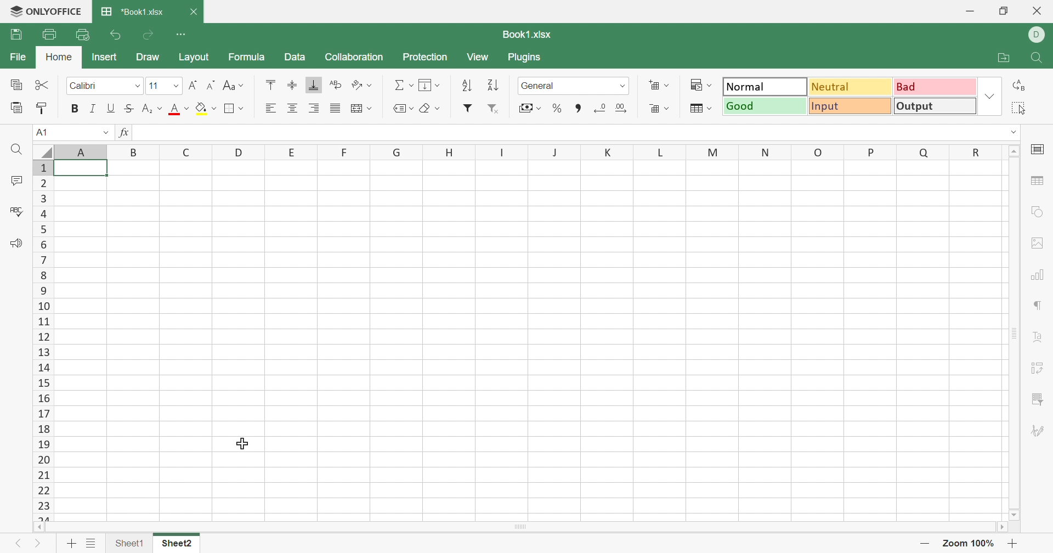 The width and height of the screenshot is (1053, 553). Describe the element at coordinates (247, 58) in the screenshot. I see `Formula` at that location.